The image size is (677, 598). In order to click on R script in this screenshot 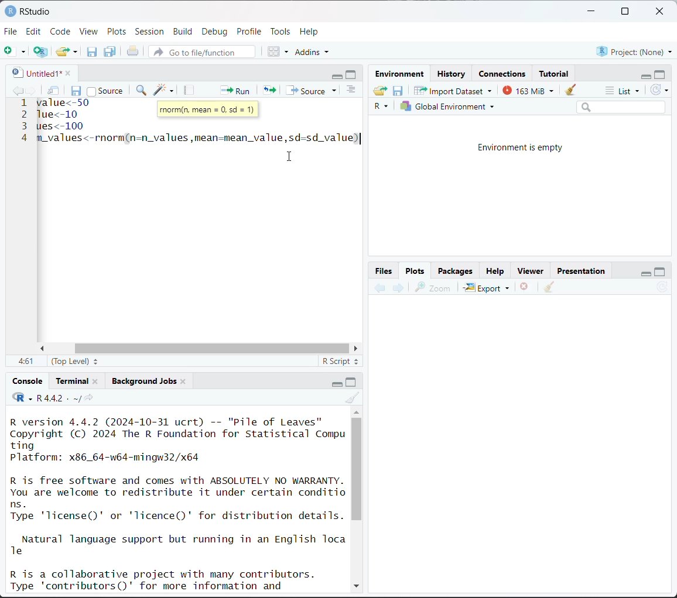, I will do `click(341, 363)`.